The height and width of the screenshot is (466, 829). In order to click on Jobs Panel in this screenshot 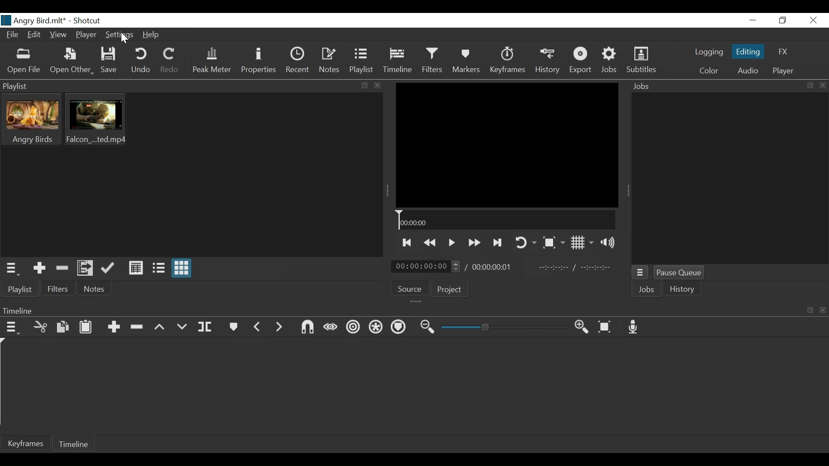, I will do `click(728, 87)`.